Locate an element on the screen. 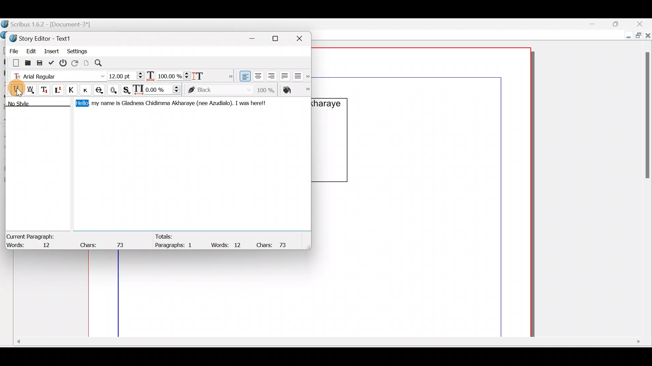  No style is located at coordinates (26, 105).